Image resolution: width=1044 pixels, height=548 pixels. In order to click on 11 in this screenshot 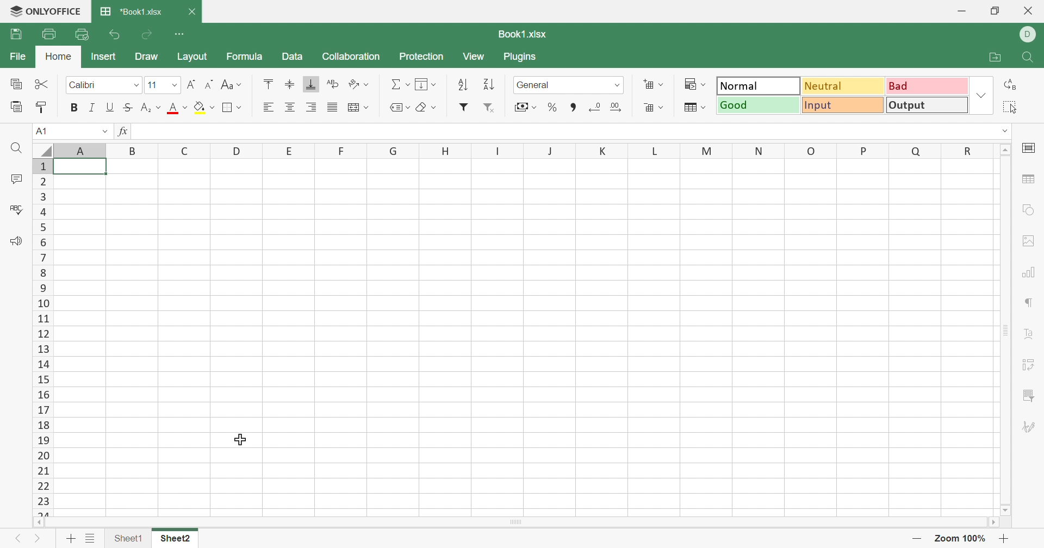, I will do `click(153, 85)`.